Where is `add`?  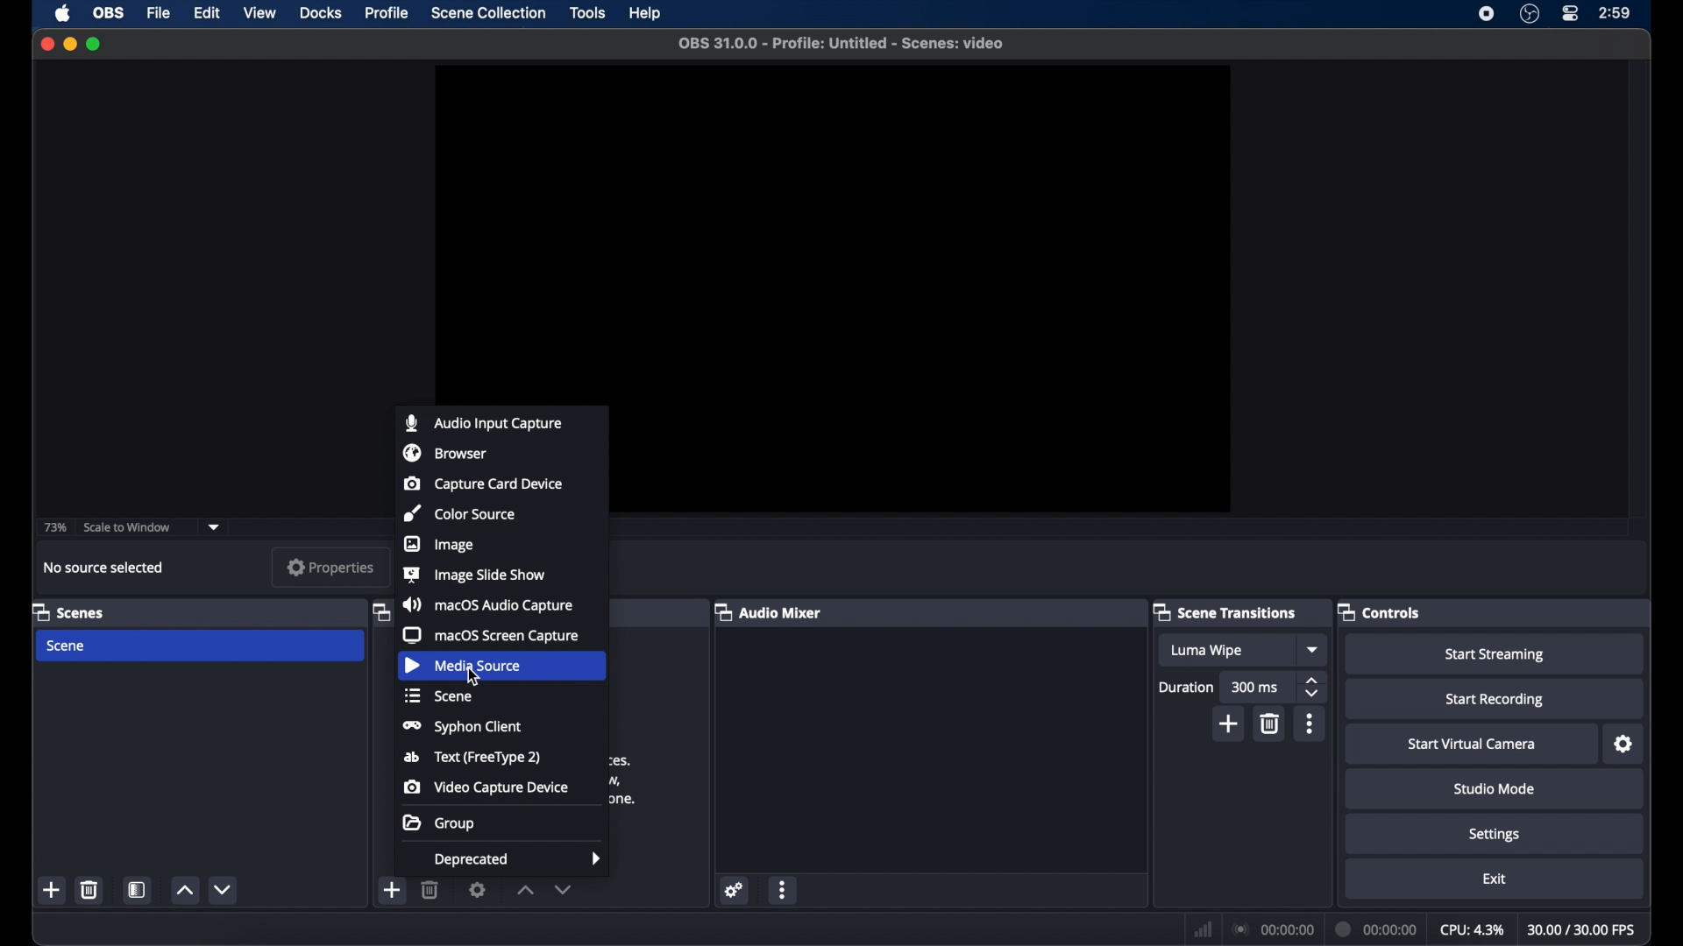 add is located at coordinates (393, 889).